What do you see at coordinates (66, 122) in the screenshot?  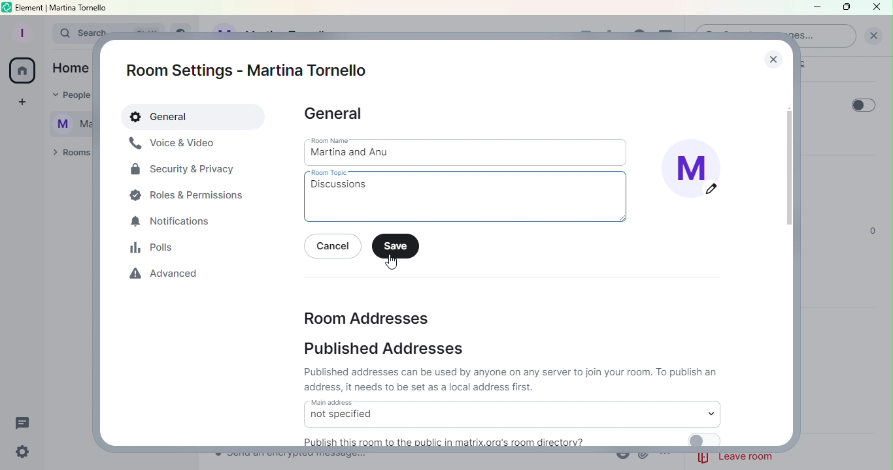 I see `Martina Tornello` at bounding box center [66, 122].